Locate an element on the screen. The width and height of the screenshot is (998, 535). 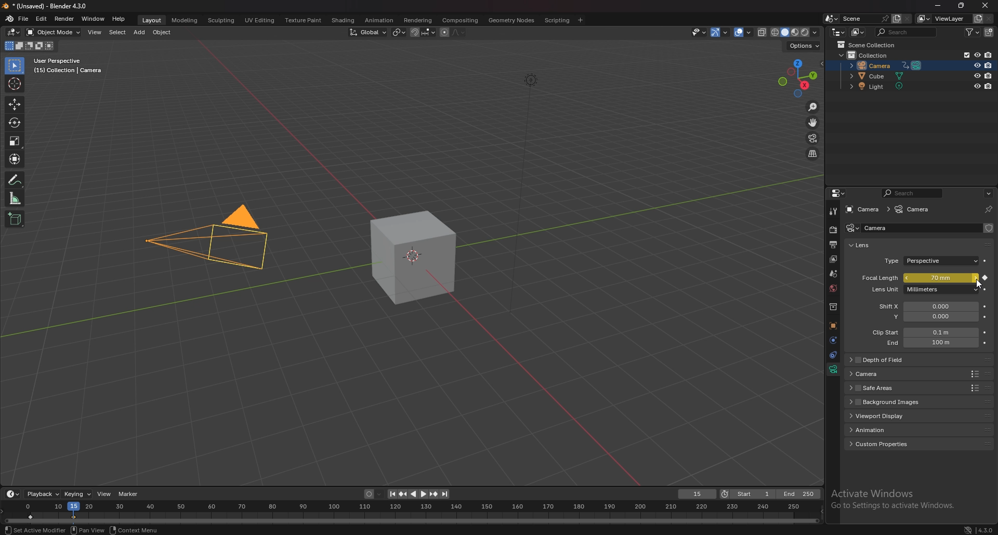
animate property is located at coordinates (984, 332).